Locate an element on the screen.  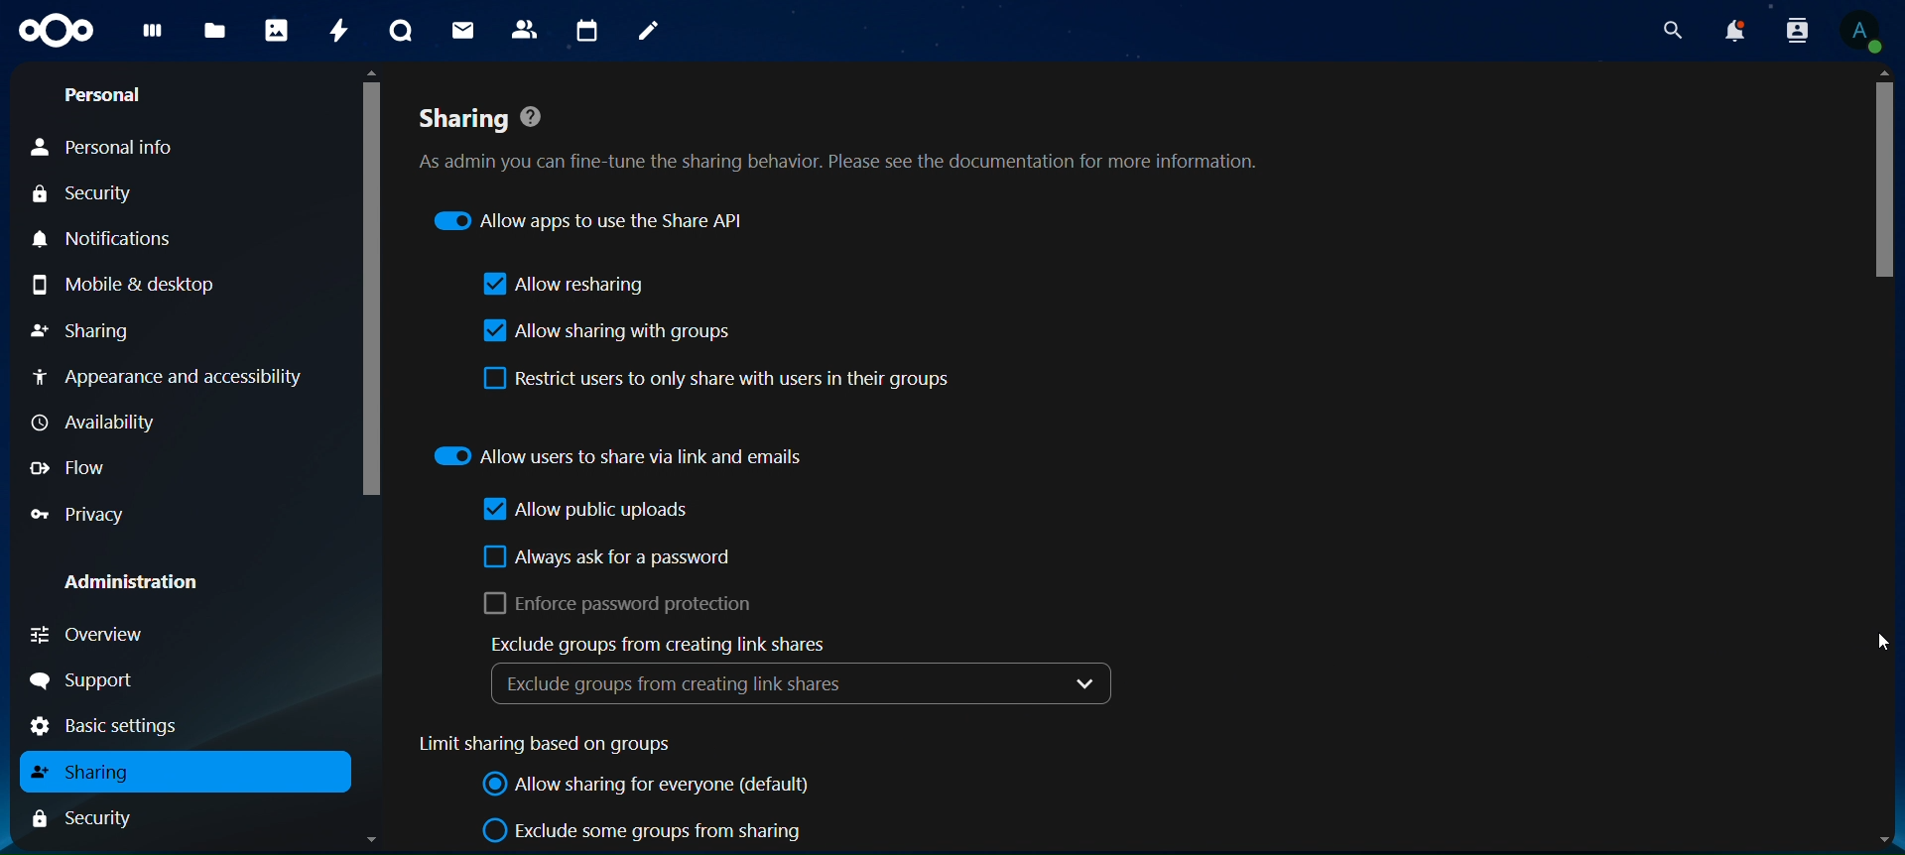
talk is located at coordinates (405, 30).